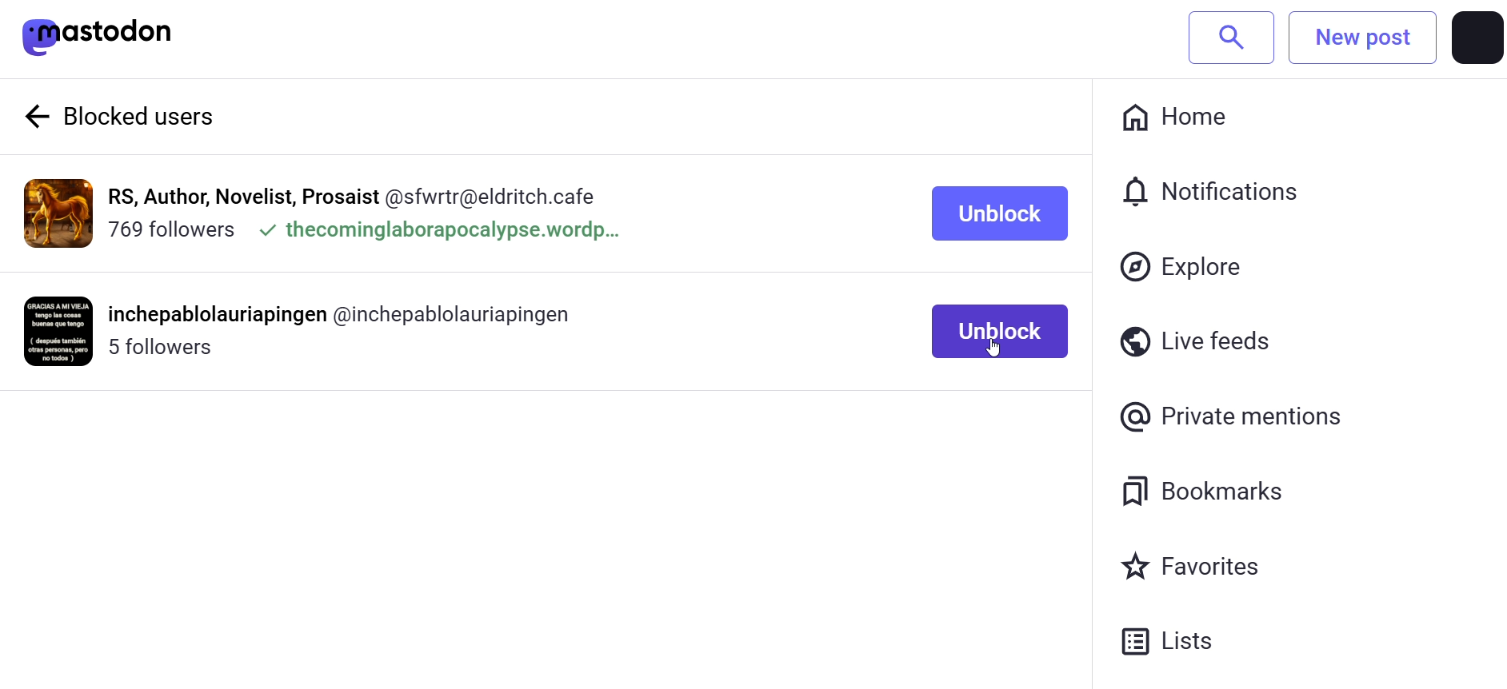 This screenshot has height=689, width=1507. Describe the element at coordinates (1182, 646) in the screenshot. I see `lists` at that location.